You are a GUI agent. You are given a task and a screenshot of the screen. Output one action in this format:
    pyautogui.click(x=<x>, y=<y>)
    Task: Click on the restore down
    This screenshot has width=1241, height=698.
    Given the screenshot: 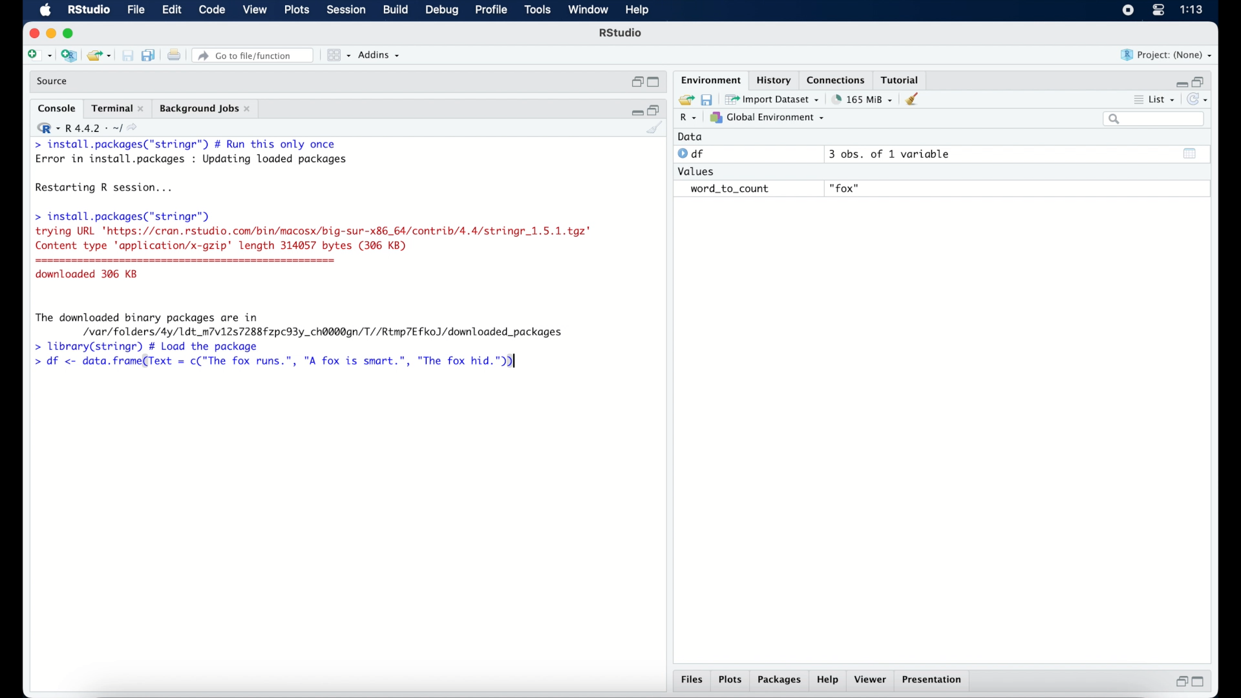 What is the action you would take?
    pyautogui.click(x=1200, y=81)
    